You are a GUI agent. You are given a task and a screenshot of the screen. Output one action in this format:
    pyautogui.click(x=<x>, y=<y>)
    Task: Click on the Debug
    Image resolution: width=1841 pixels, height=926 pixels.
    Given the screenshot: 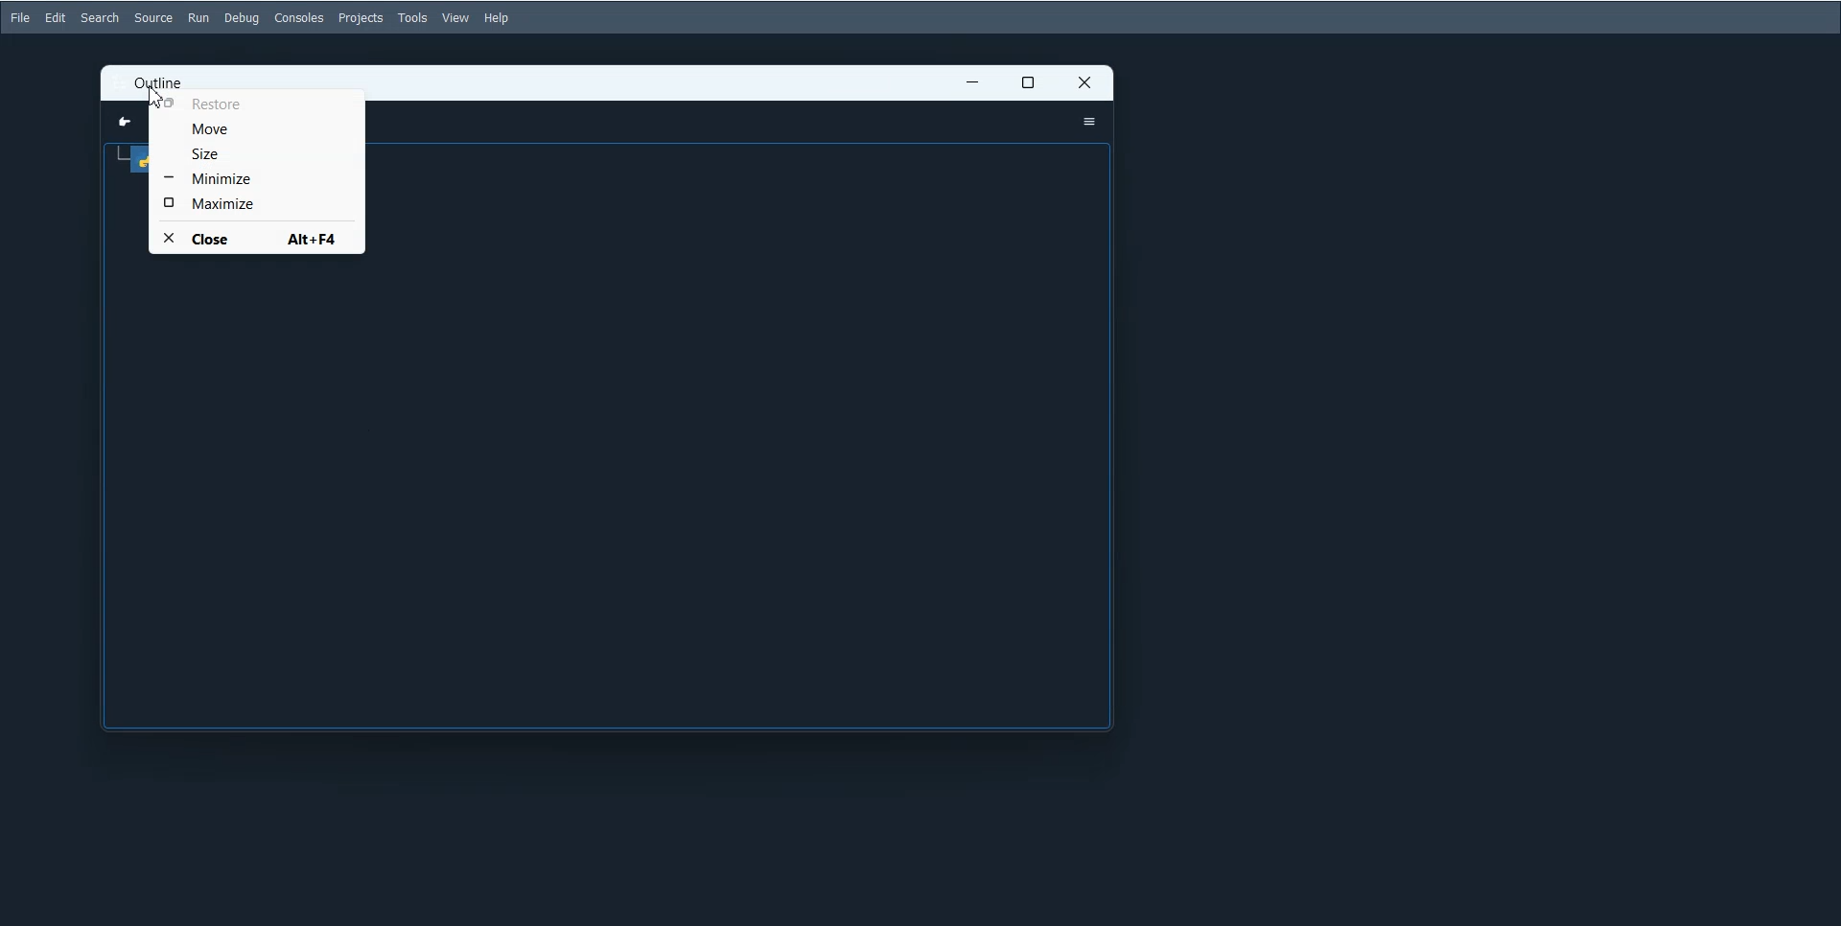 What is the action you would take?
    pyautogui.click(x=243, y=18)
    